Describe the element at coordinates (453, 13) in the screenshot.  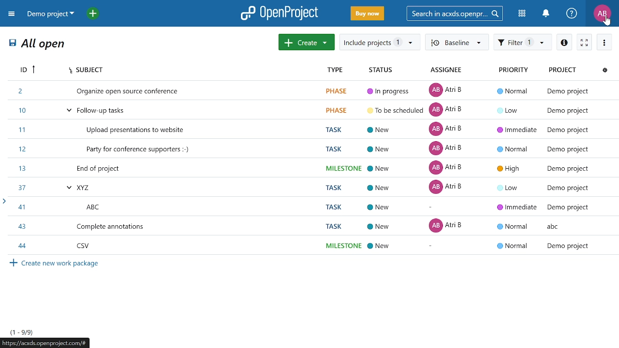
I see `search` at that location.